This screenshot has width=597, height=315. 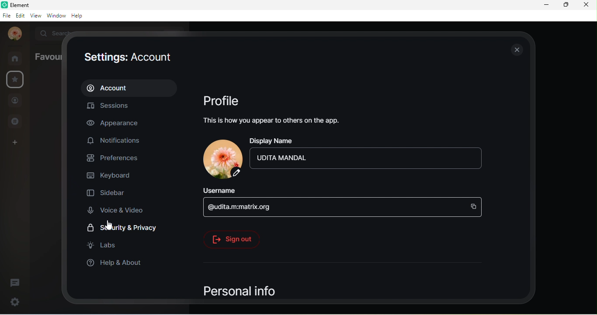 I want to click on preferences, so click(x=115, y=157).